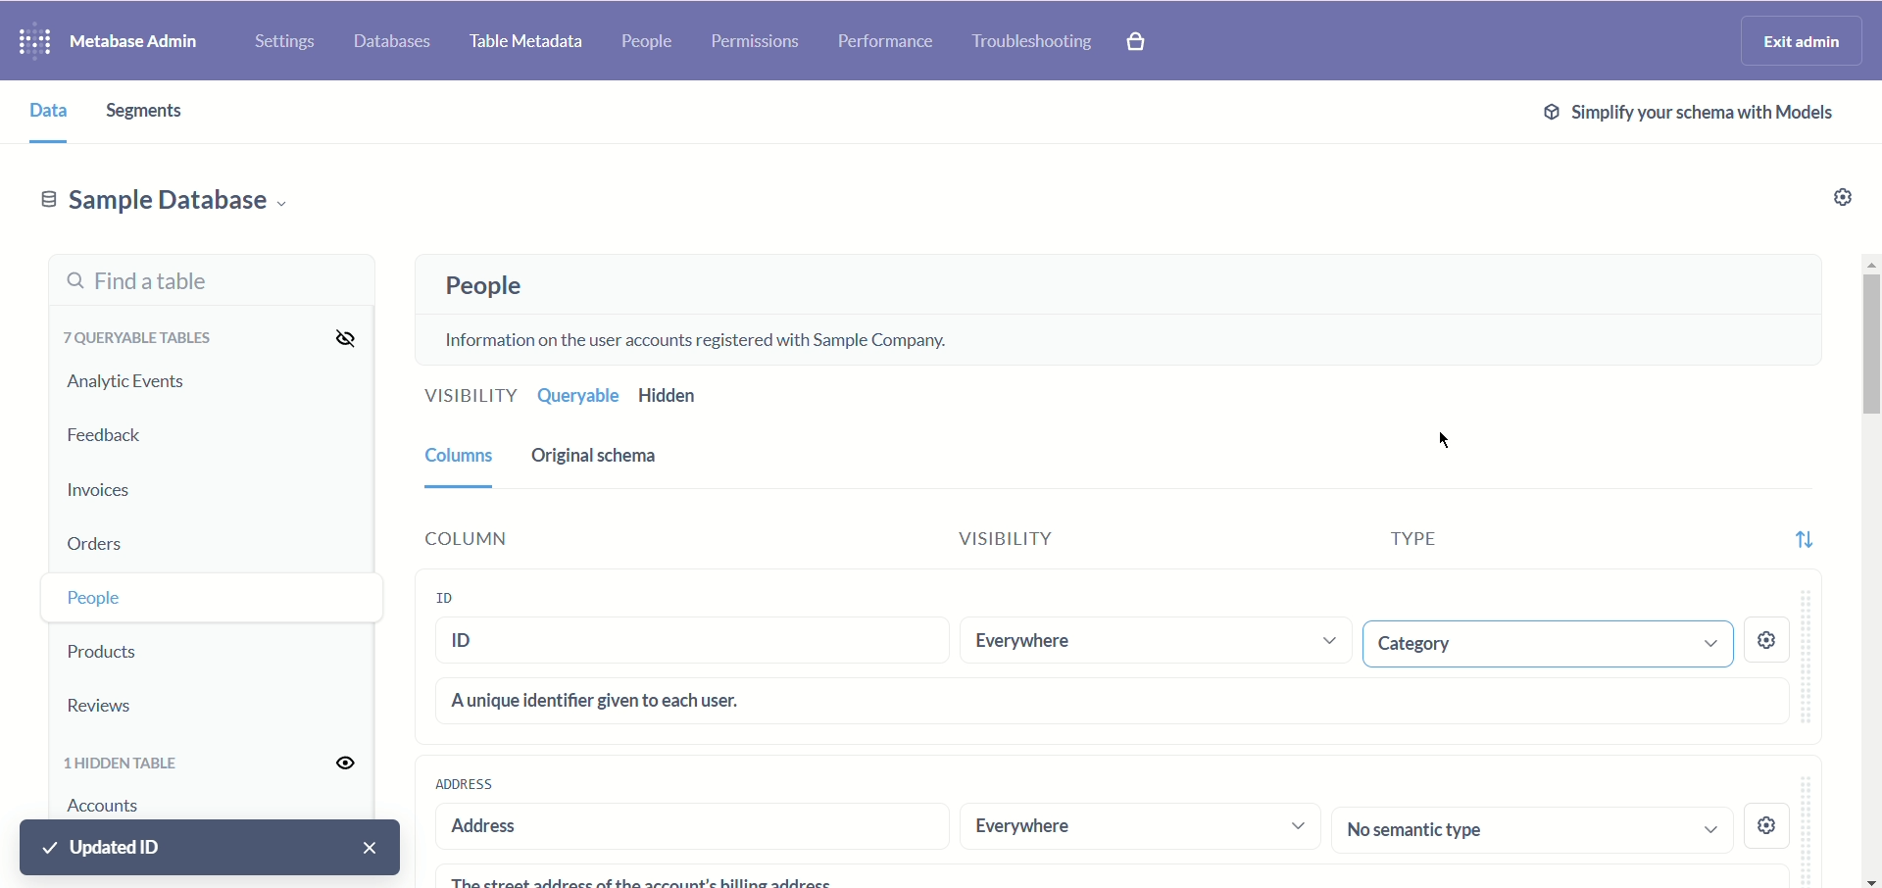 The width and height of the screenshot is (1882, 888). I want to click on No semantic type, so click(1533, 828).